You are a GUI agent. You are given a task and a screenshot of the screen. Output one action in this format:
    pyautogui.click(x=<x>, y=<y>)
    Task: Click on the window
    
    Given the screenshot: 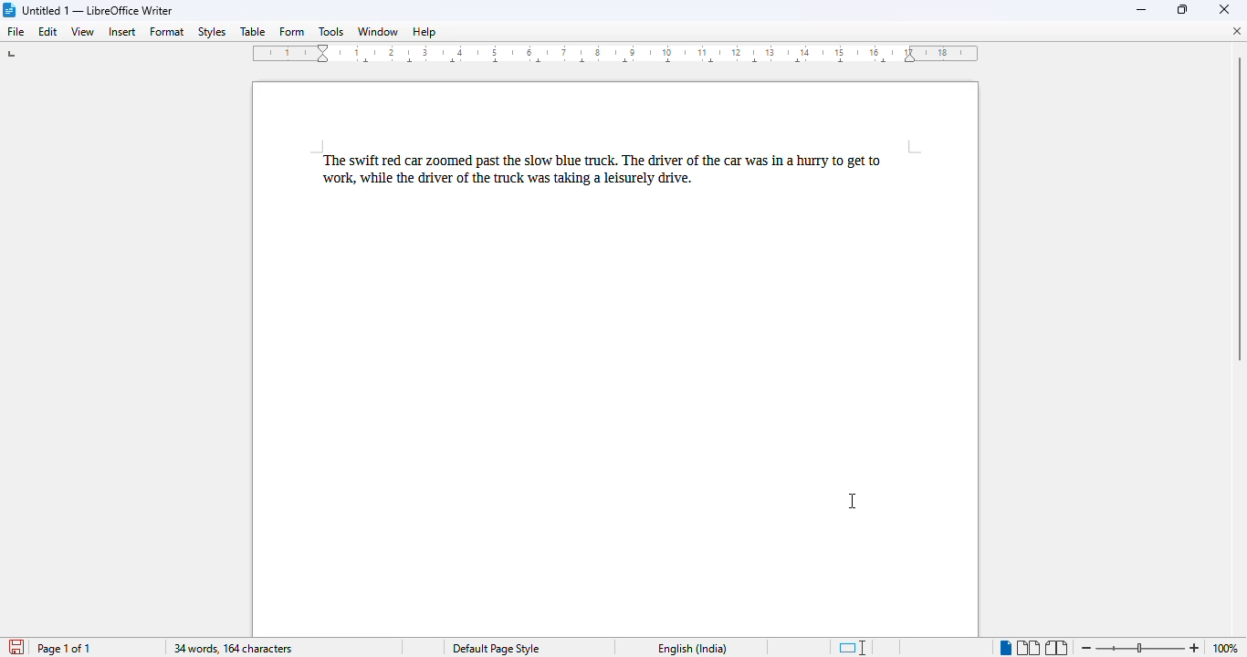 What is the action you would take?
    pyautogui.click(x=377, y=32)
    